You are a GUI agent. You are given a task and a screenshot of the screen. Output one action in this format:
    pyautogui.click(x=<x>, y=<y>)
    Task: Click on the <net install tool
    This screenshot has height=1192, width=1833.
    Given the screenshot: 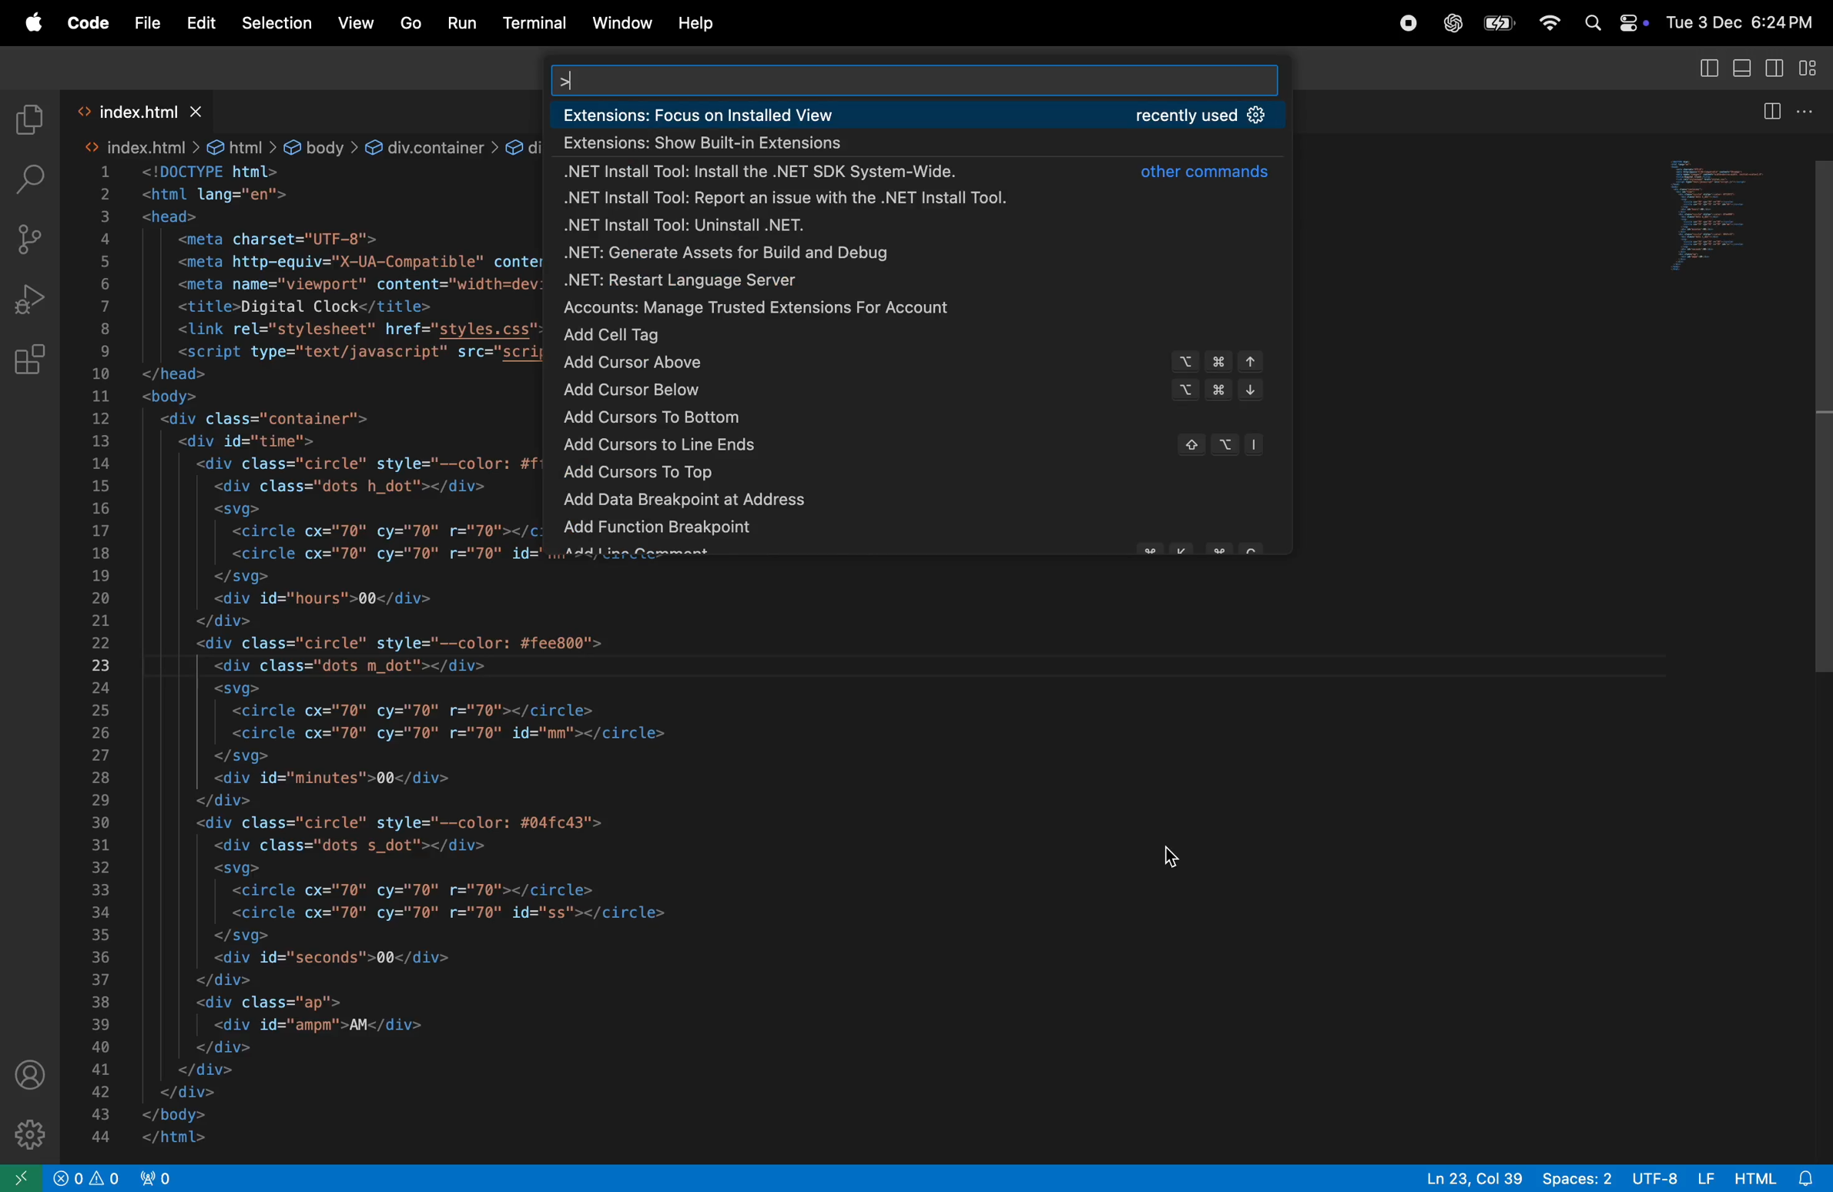 What is the action you would take?
    pyautogui.click(x=921, y=172)
    